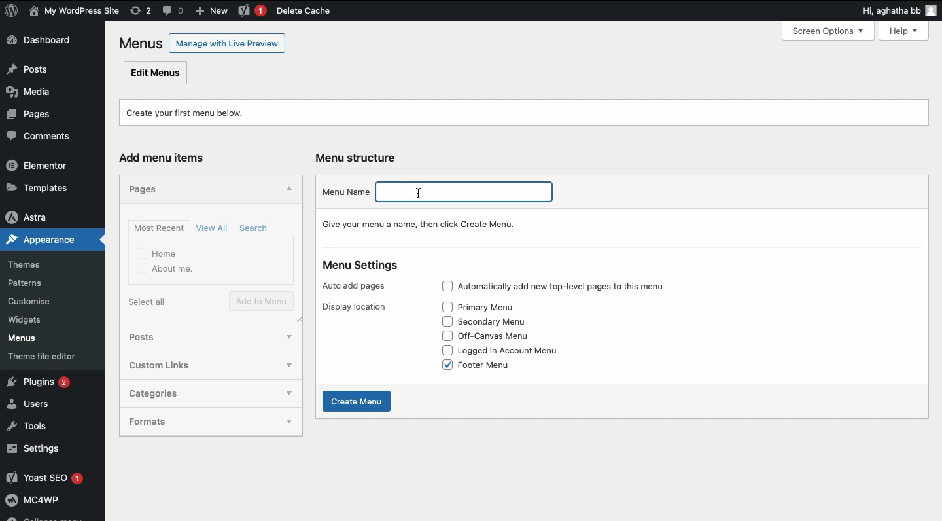  What do you see at coordinates (492, 308) in the screenshot?
I see `Primary menu` at bounding box center [492, 308].